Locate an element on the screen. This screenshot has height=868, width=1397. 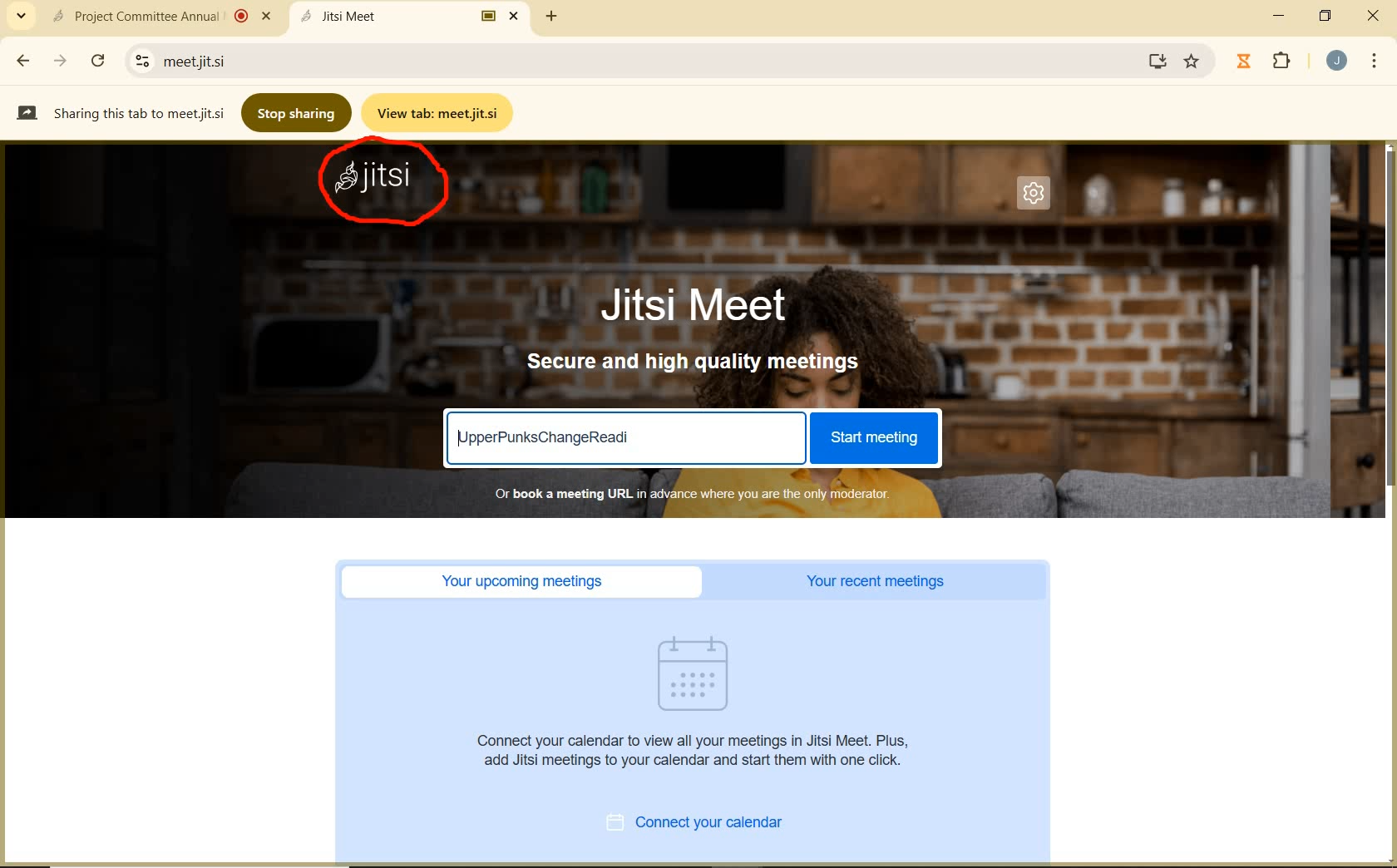
screen is located at coordinates (1154, 61).